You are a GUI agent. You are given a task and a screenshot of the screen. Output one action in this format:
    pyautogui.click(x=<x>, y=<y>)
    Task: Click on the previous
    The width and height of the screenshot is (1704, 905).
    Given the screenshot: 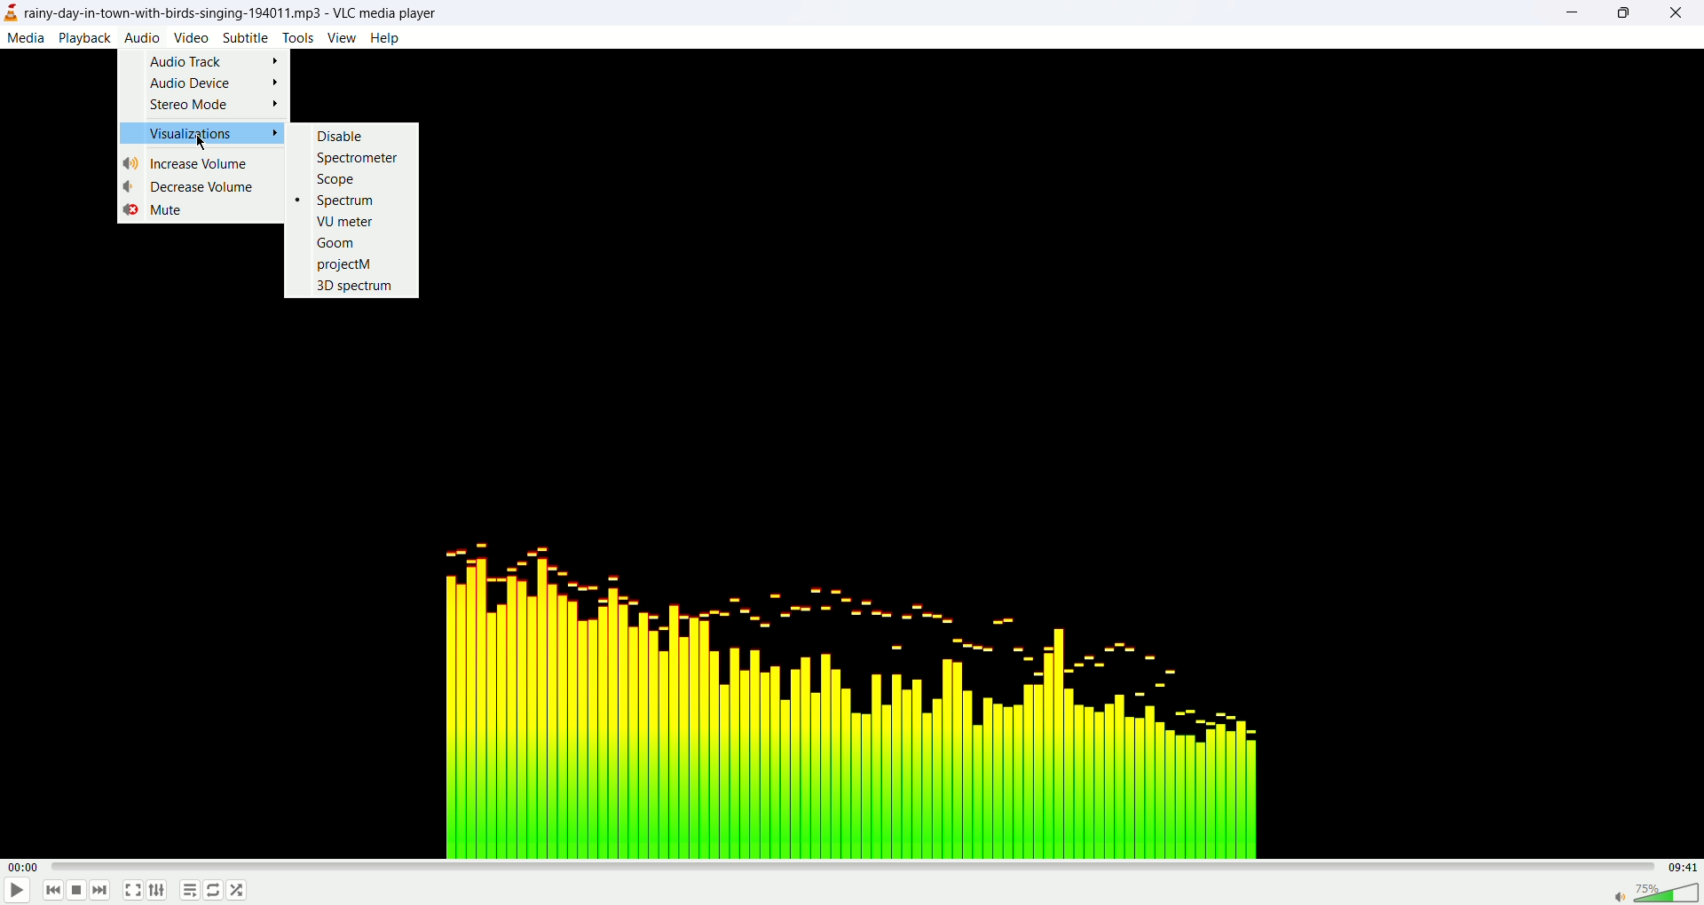 What is the action you would take?
    pyautogui.click(x=51, y=893)
    